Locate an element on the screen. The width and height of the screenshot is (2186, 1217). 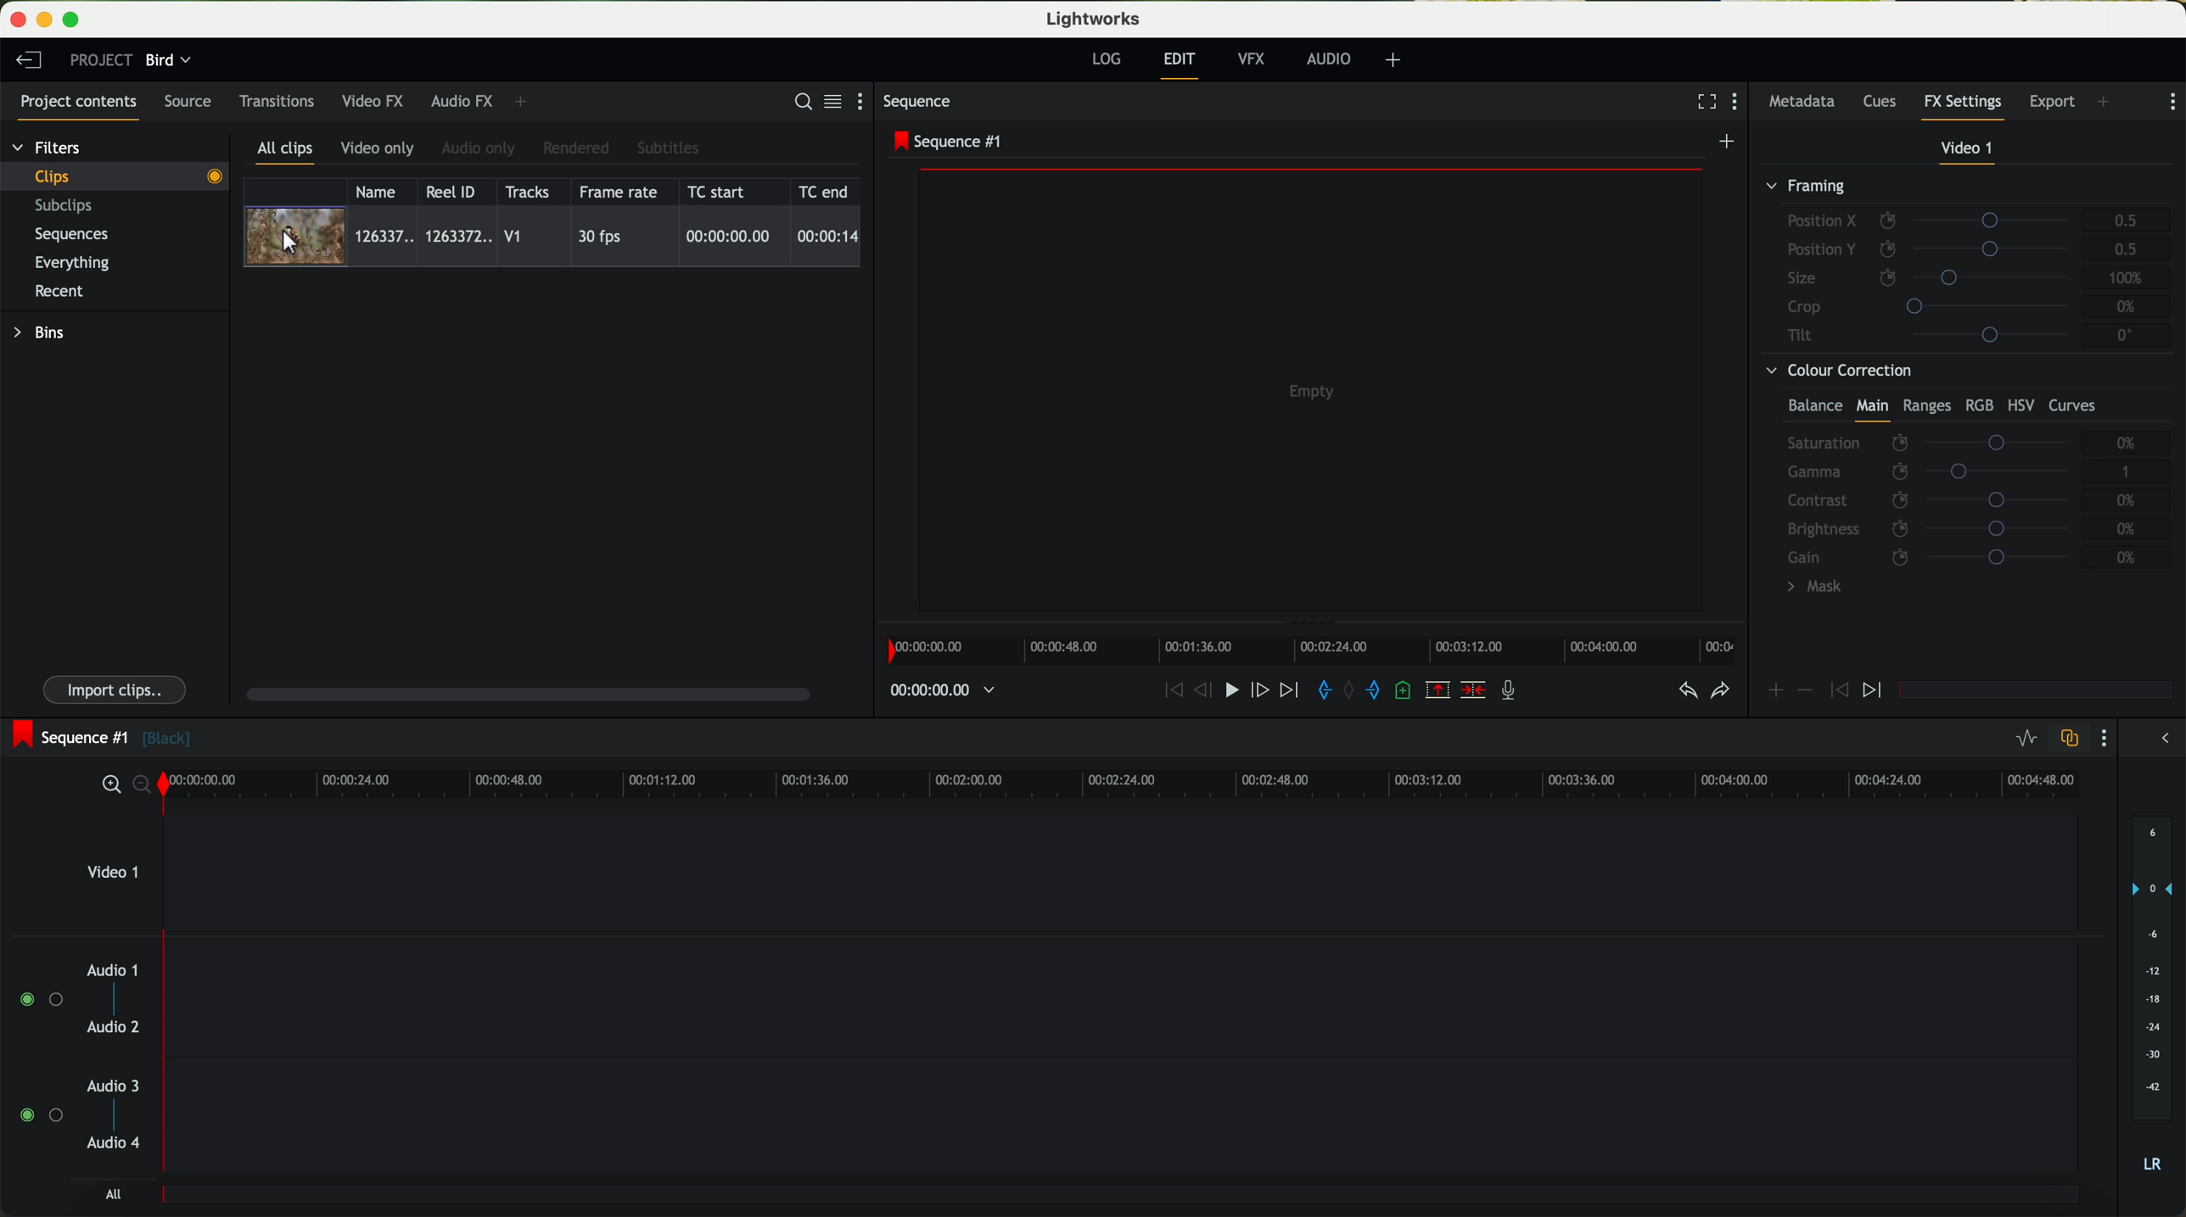
TC start is located at coordinates (718, 191).